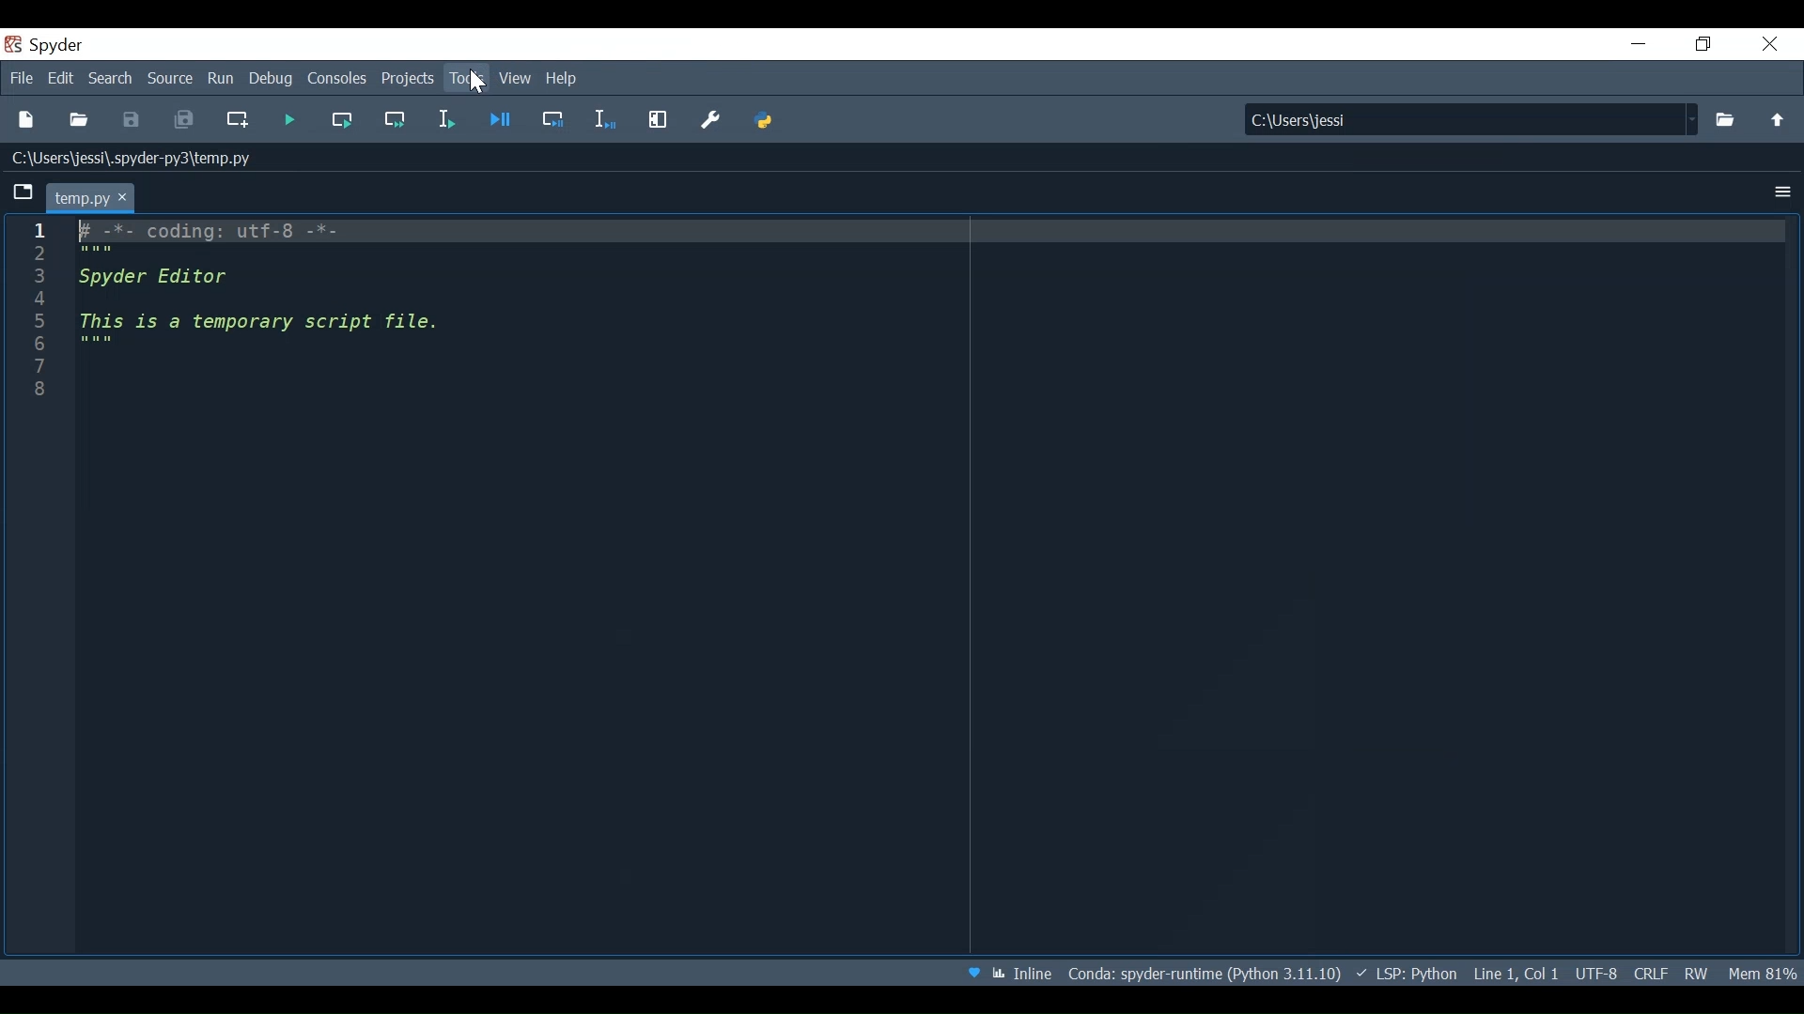 This screenshot has width=1804, height=1014. Describe the element at coordinates (708, 121) in the screenshot. I see `Preference` at that location.